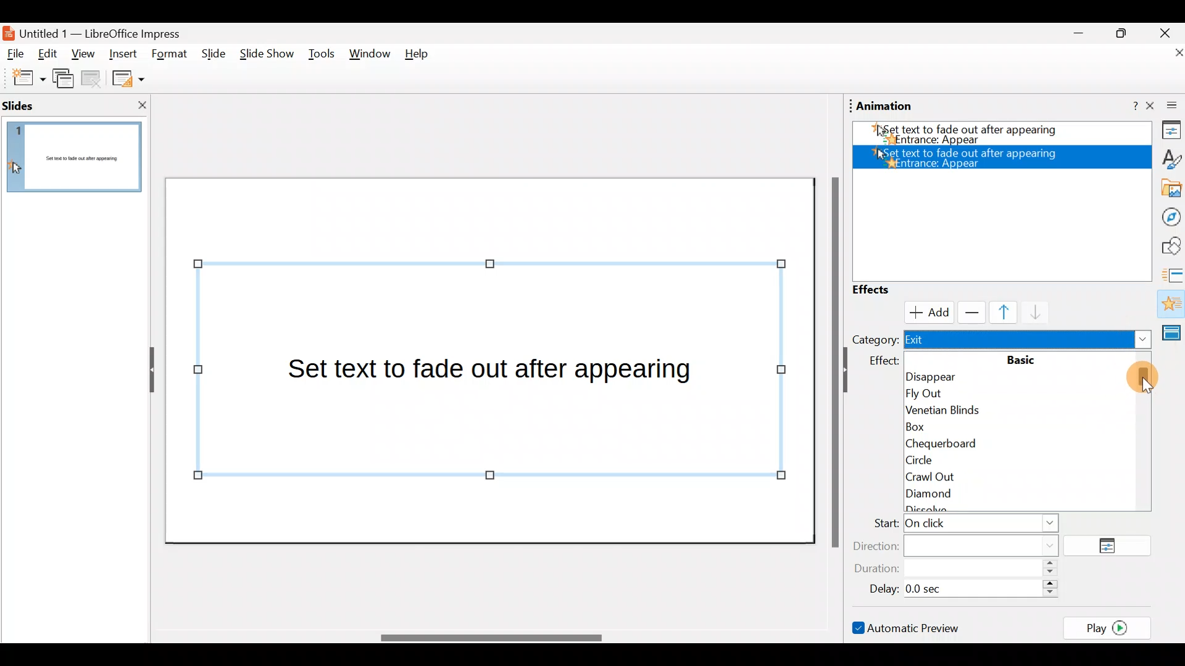  I want to click on Slide show, so click(265, 57).